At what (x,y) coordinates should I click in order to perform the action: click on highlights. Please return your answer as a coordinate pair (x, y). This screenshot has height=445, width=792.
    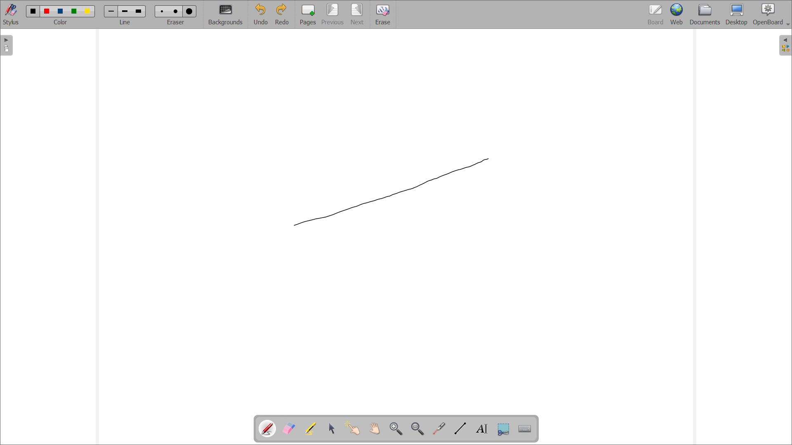
    Looking at the image, I should click on (311, 429).